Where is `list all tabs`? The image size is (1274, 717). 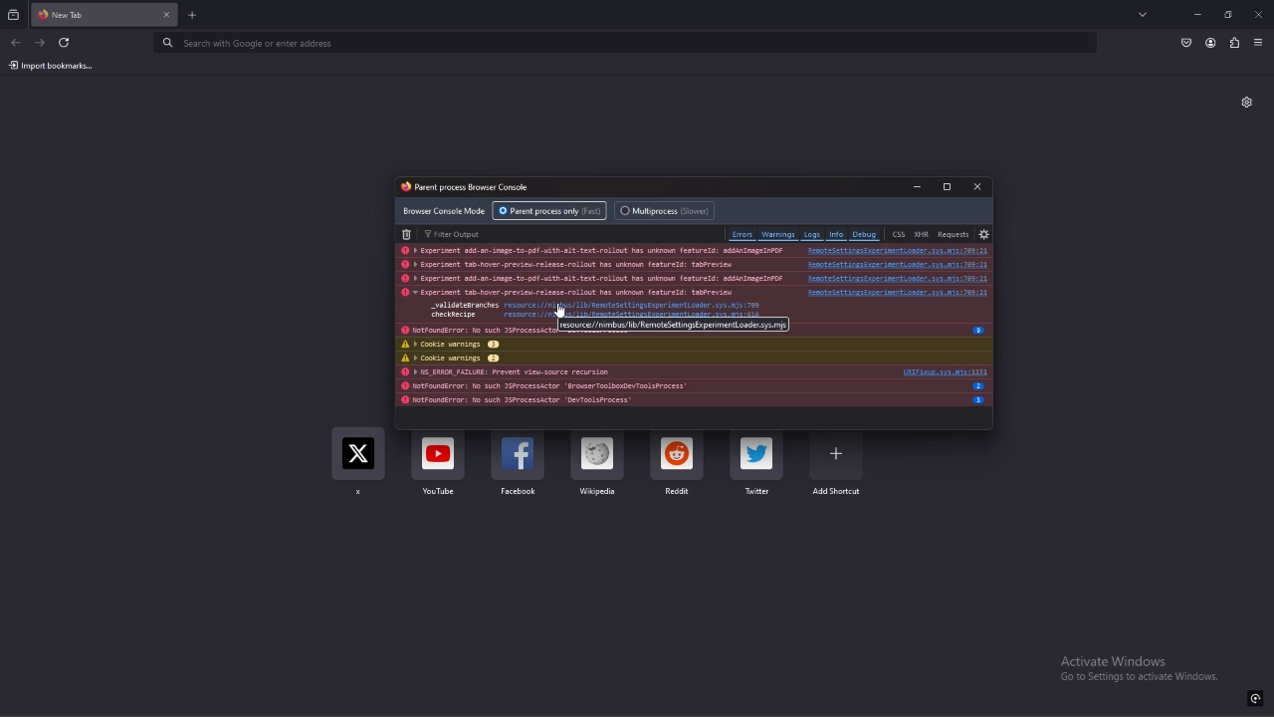
list all tabs is located at coordinates (1145, 16).